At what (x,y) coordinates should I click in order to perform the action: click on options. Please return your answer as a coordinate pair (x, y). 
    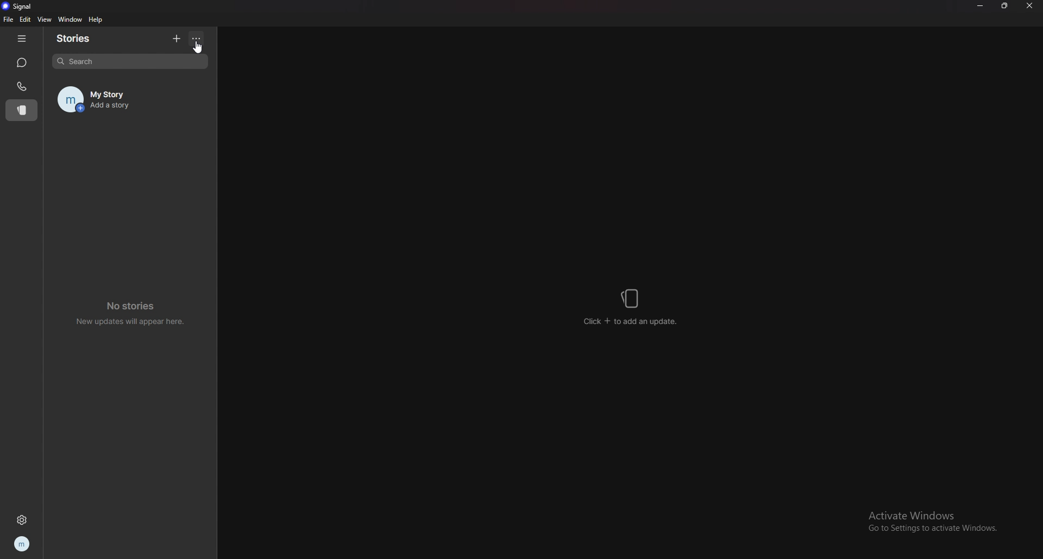
    Looking at the image, I should click on (199, 37).